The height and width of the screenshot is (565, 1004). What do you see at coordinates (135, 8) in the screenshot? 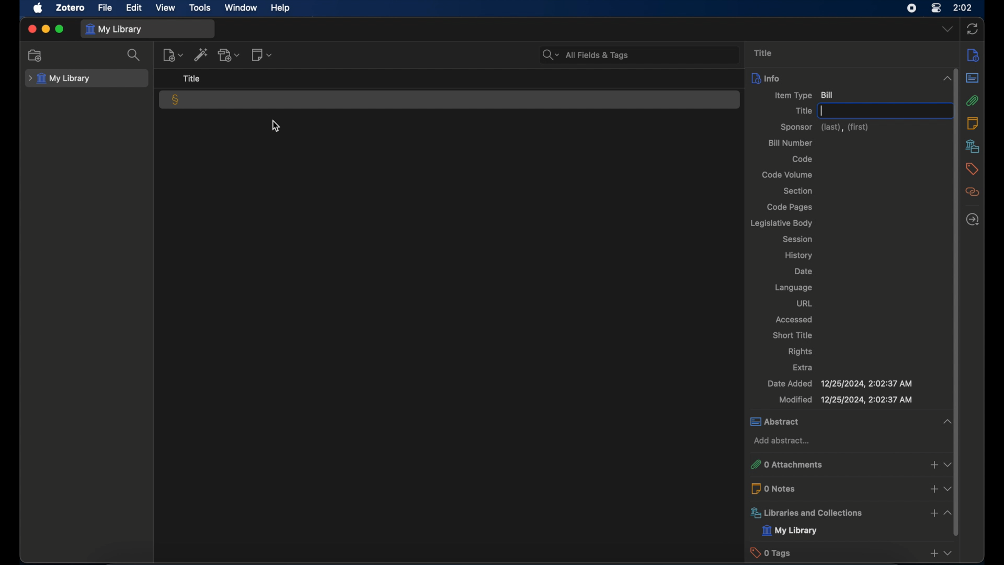
I see `edit` at bounding box center [135, 8].